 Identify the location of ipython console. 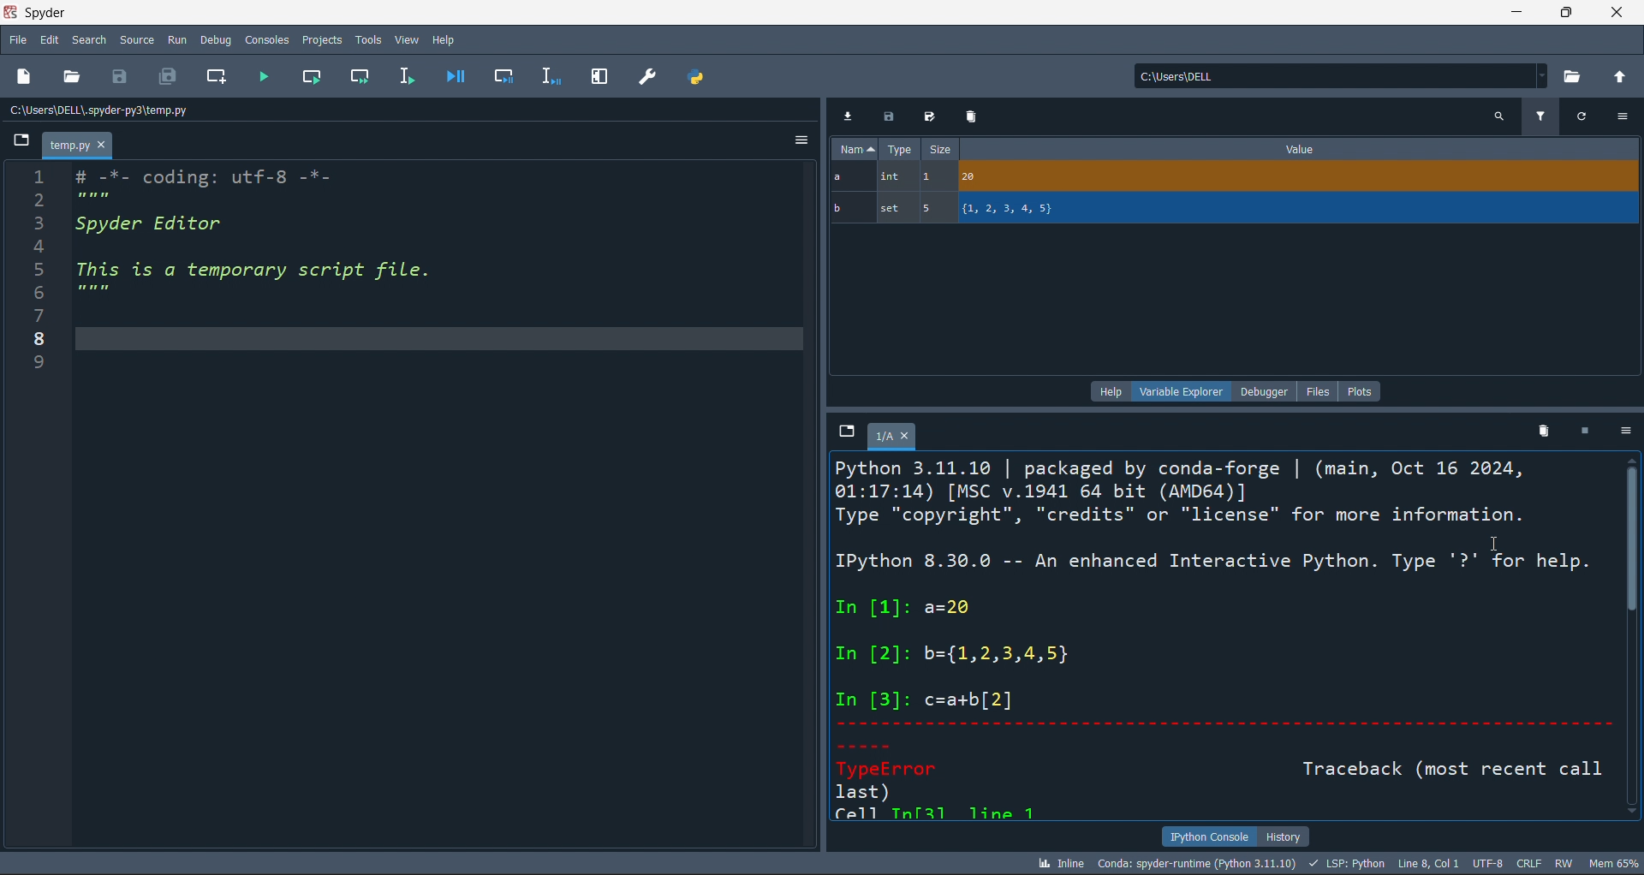
(1205, 836).